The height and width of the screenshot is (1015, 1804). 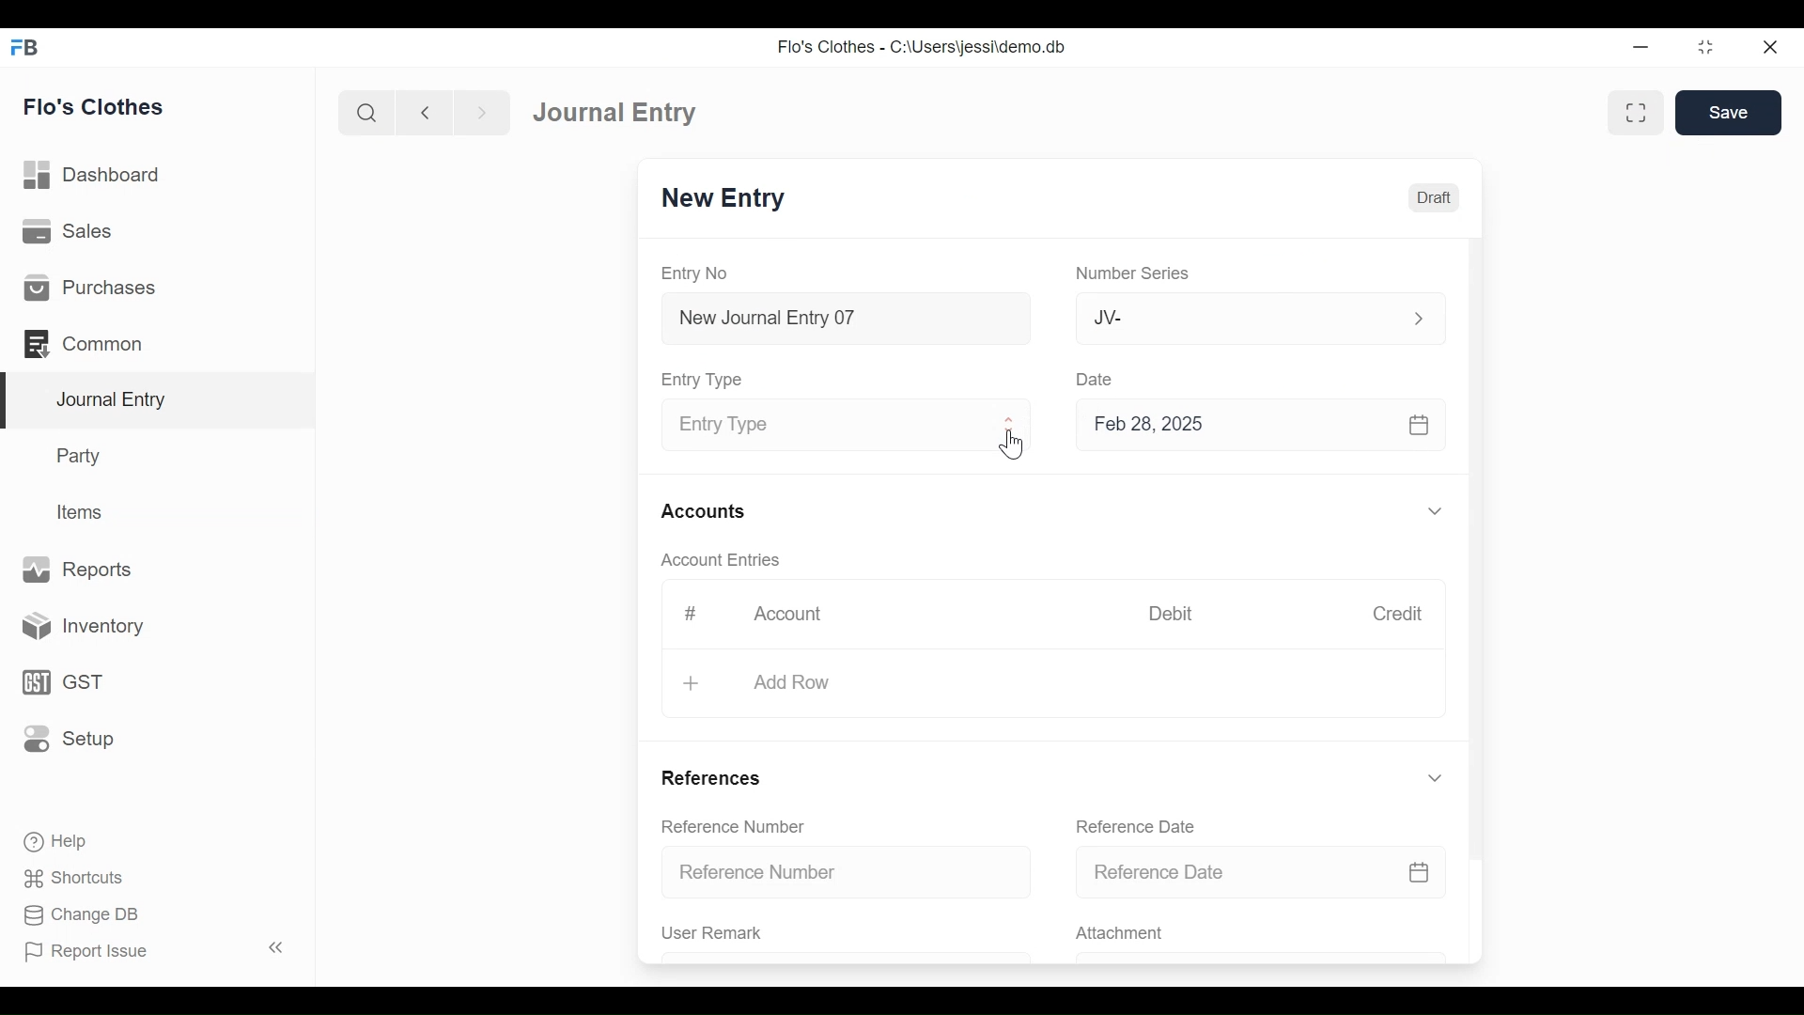 I want to click on Party, so click(x=82, y=455).